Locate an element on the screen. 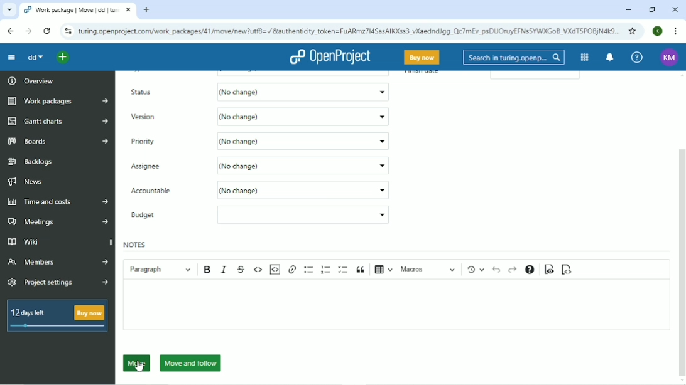 Image resolution: width=686 pixels, height=385 pixels. K is located at coordinates (658, 31).